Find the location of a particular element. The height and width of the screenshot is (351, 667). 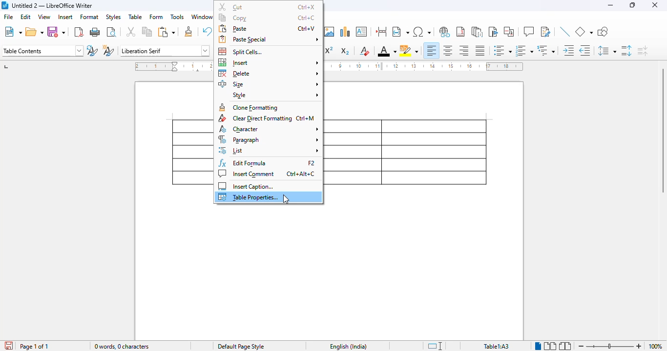

show draw functions is located at coordinates (602, 31).